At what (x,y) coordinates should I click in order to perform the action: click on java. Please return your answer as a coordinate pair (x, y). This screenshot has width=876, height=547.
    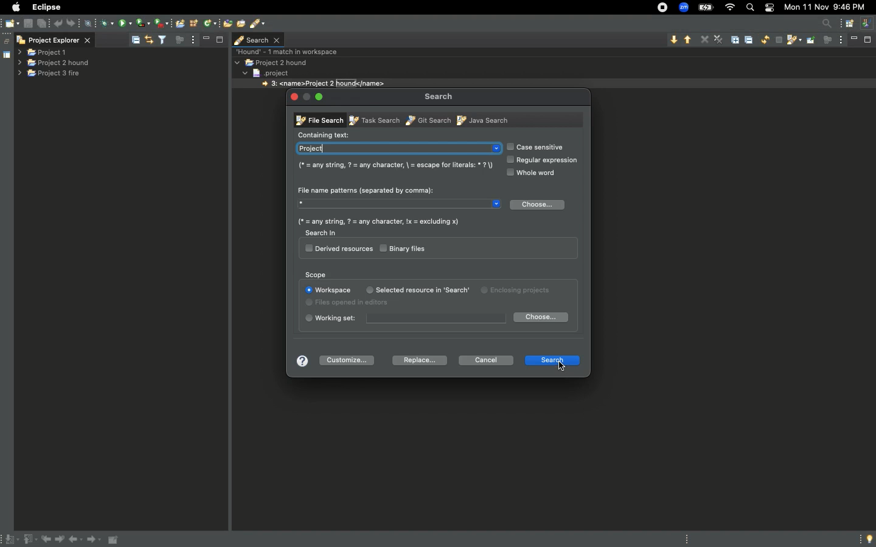
    Looking at the image, I should click on (868, 22).